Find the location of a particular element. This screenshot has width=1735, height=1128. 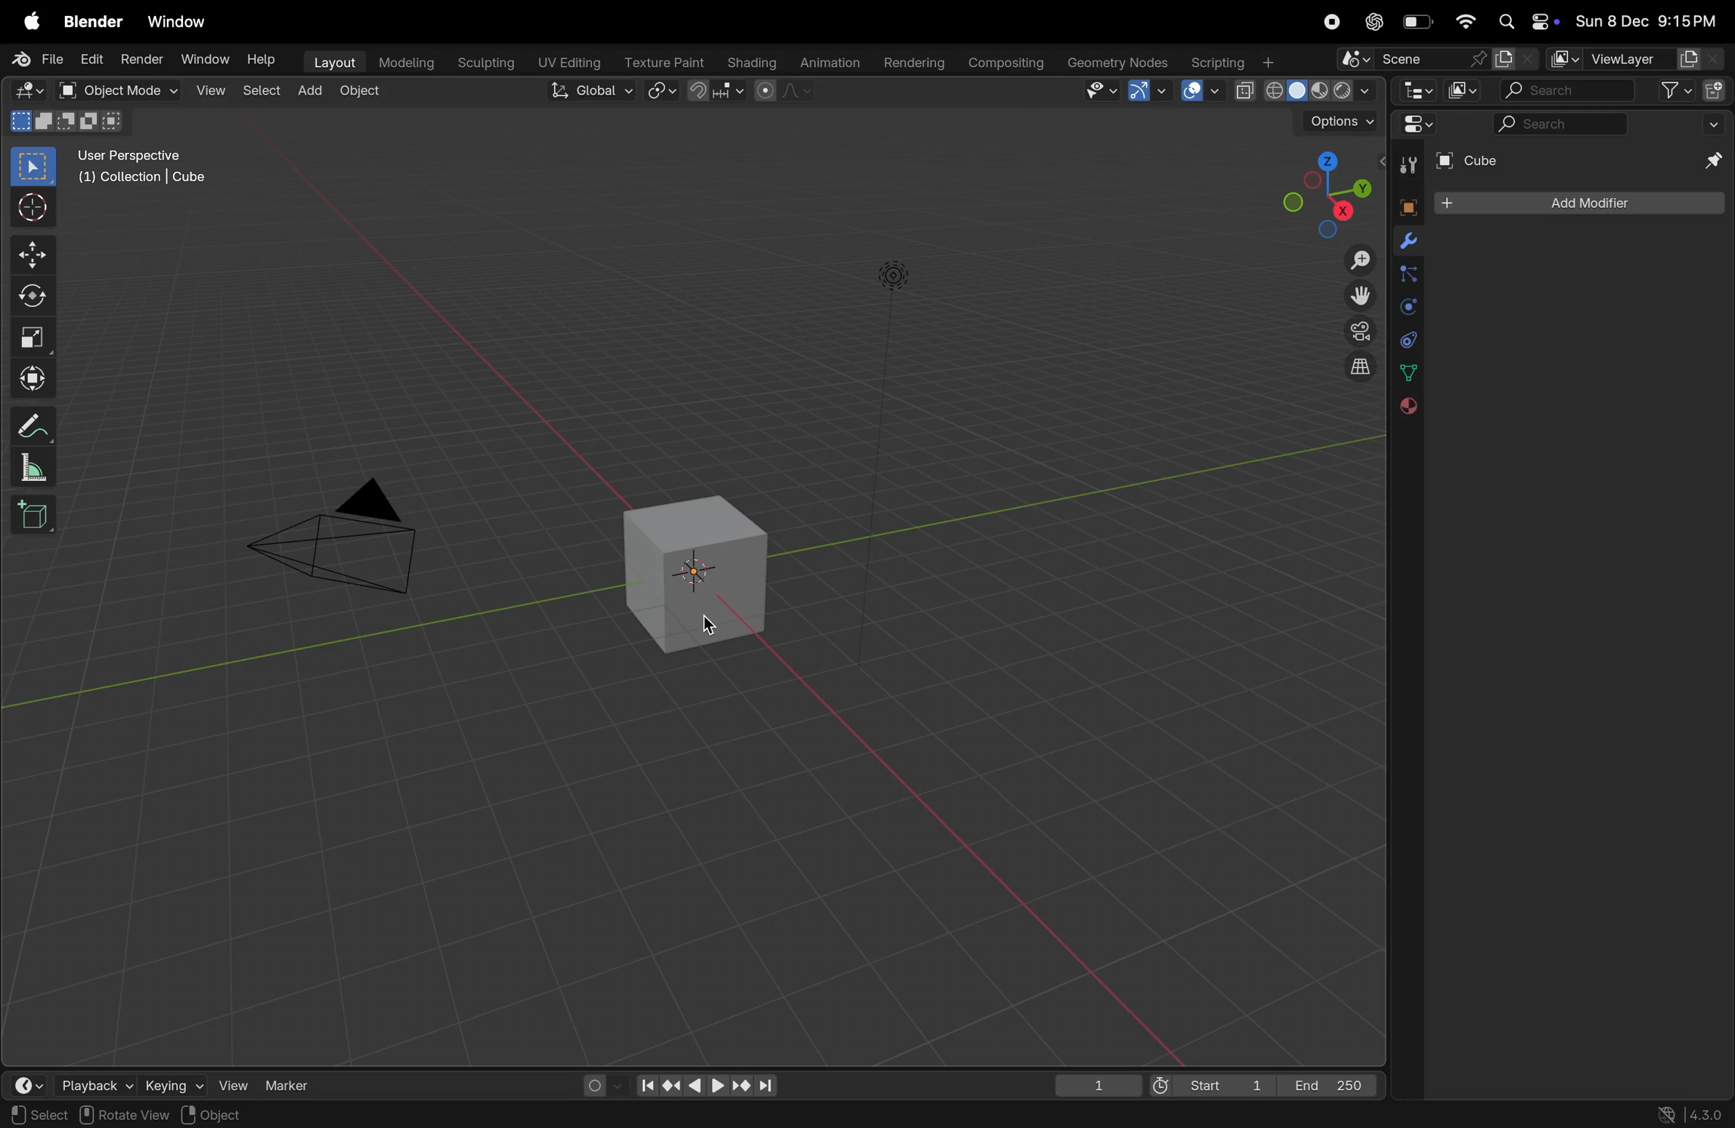

select is located at coordinates (264, 90).